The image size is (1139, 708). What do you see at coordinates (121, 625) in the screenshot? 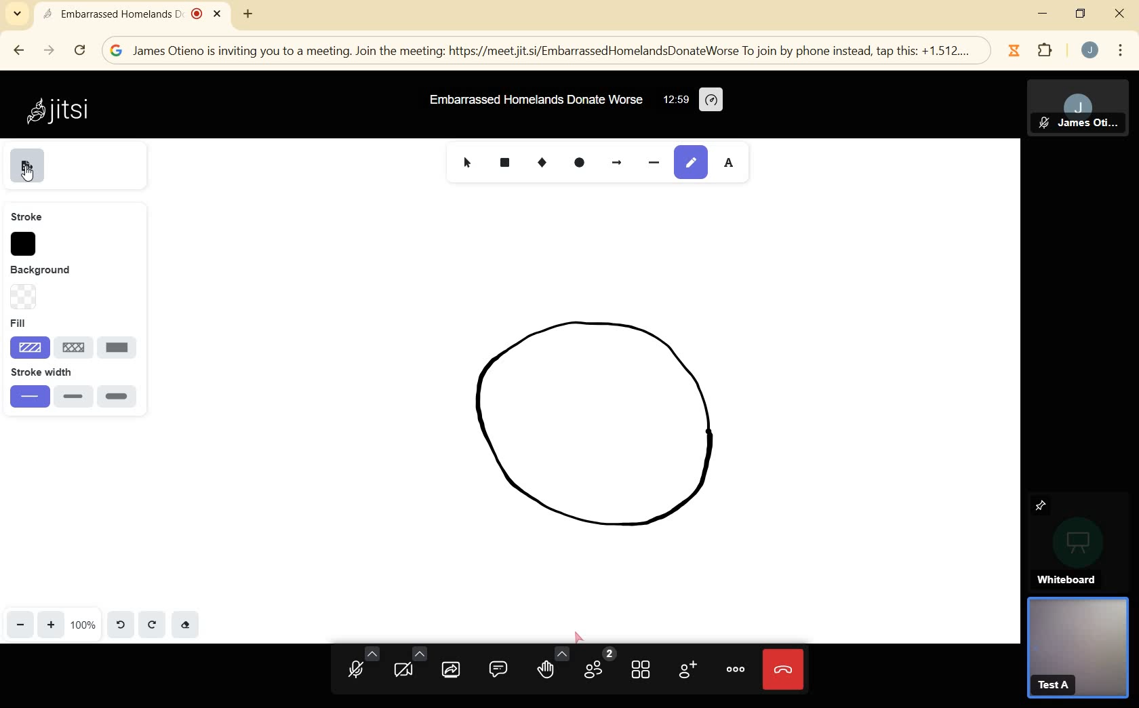
I see `undo` at bounding box center [121, 625].